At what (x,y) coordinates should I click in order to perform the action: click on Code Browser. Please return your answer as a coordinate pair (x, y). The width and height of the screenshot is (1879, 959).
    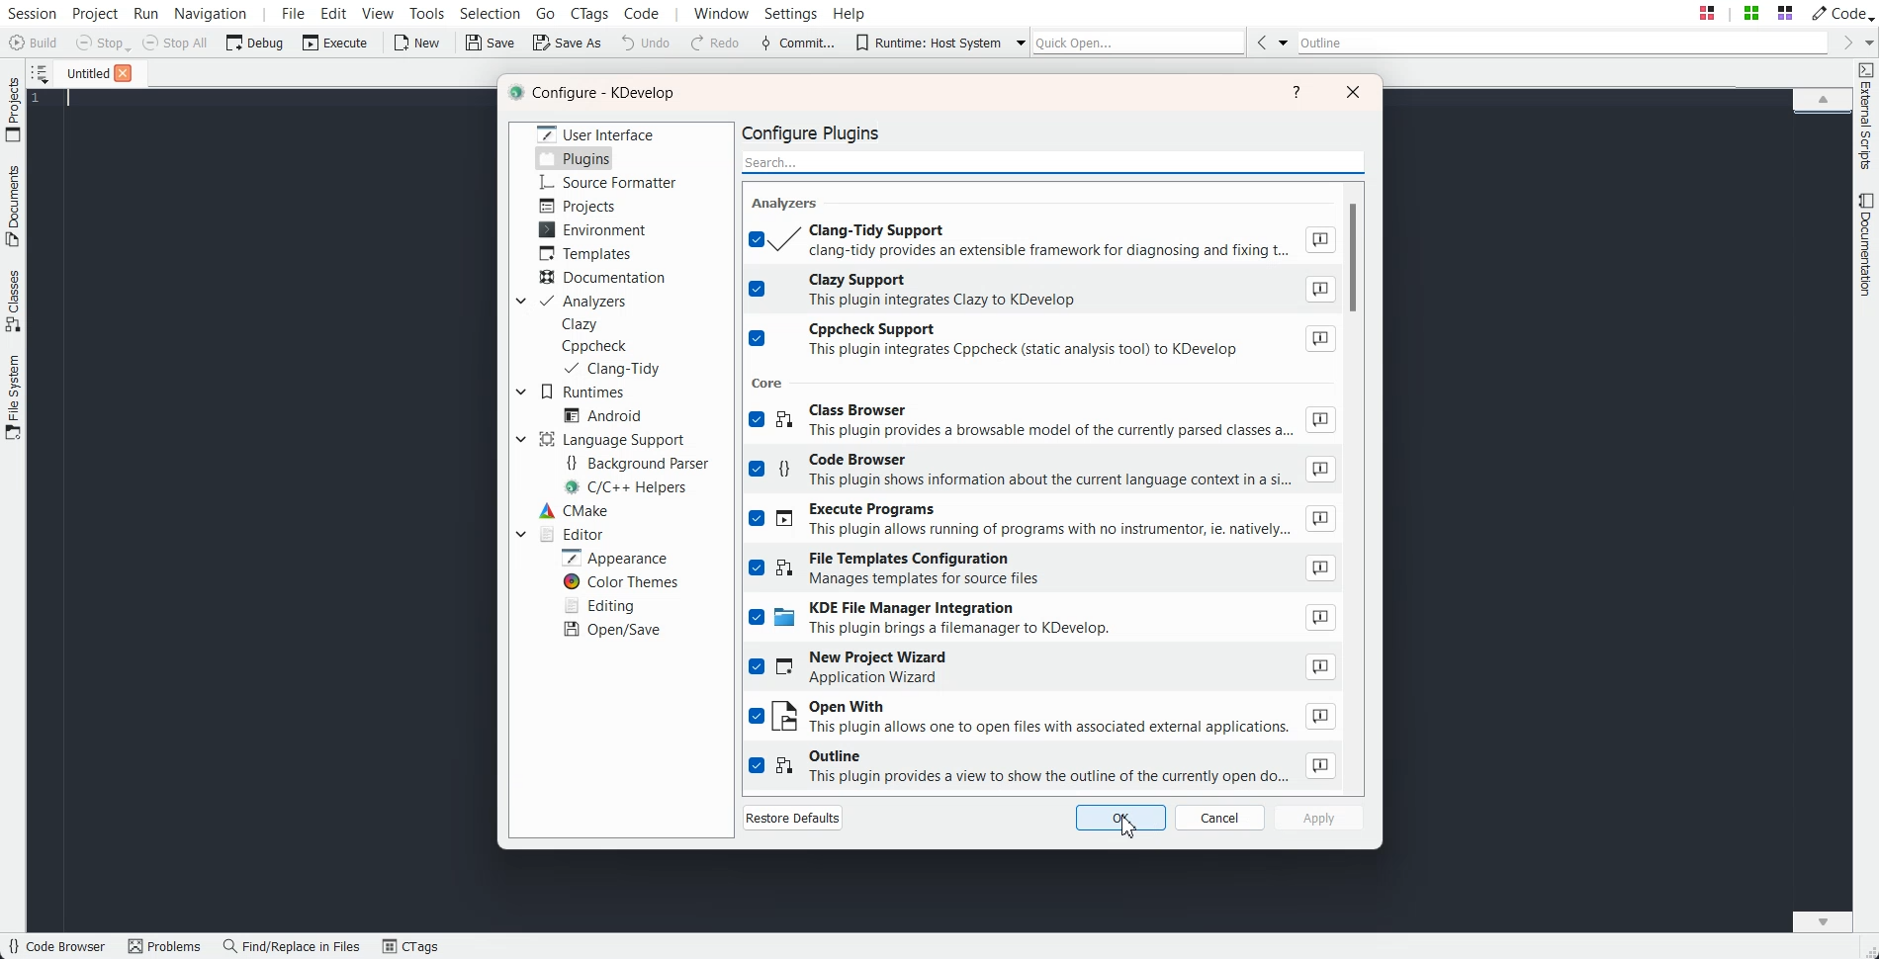
    Looking at the image, I should click on (56, 947).